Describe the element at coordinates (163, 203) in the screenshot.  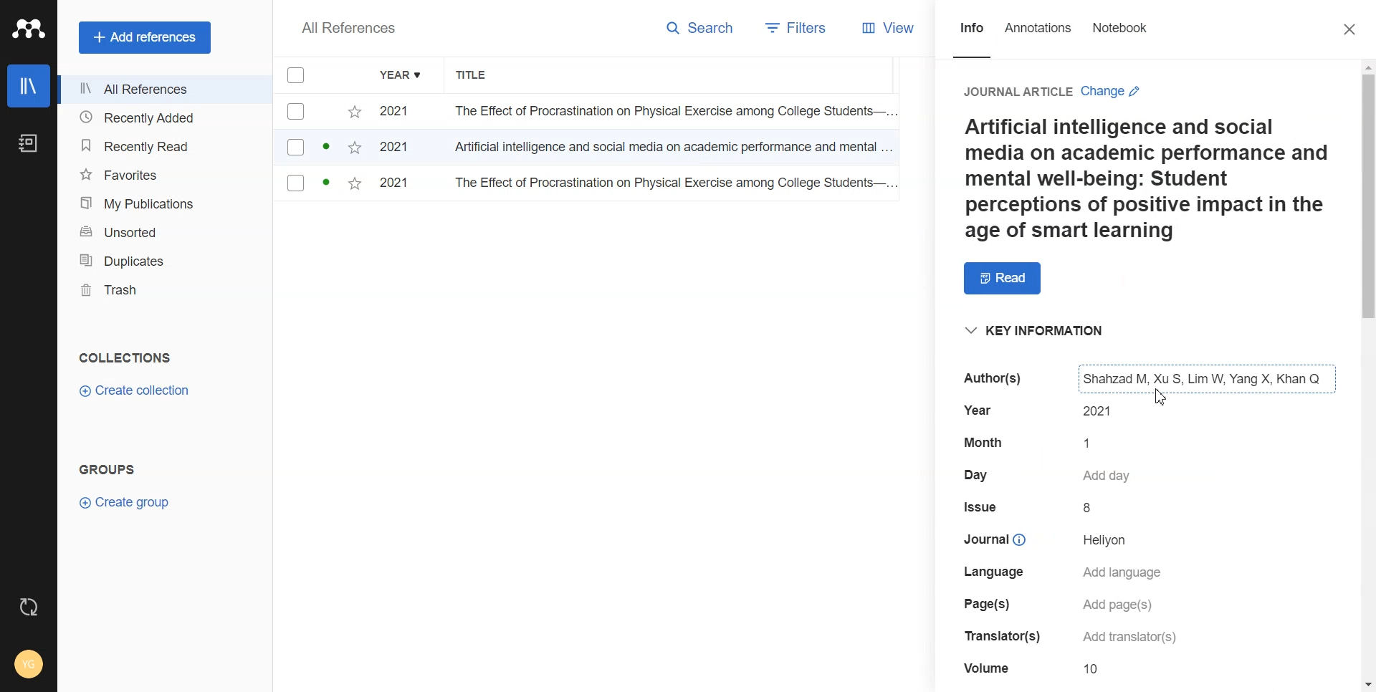
I see `My Publication` at that location.